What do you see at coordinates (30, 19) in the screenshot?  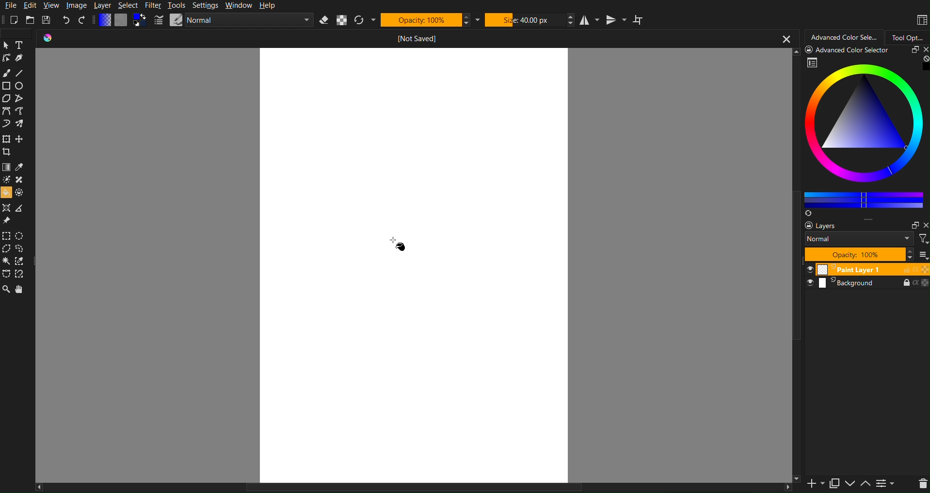 I see `Open` at bounding box center [30, 19].